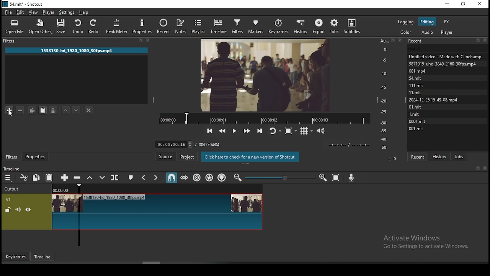  What do you see at coordinates (247, 130) in the screenshot?
I see `play quickly forwards` at bounding box center [247, 130].